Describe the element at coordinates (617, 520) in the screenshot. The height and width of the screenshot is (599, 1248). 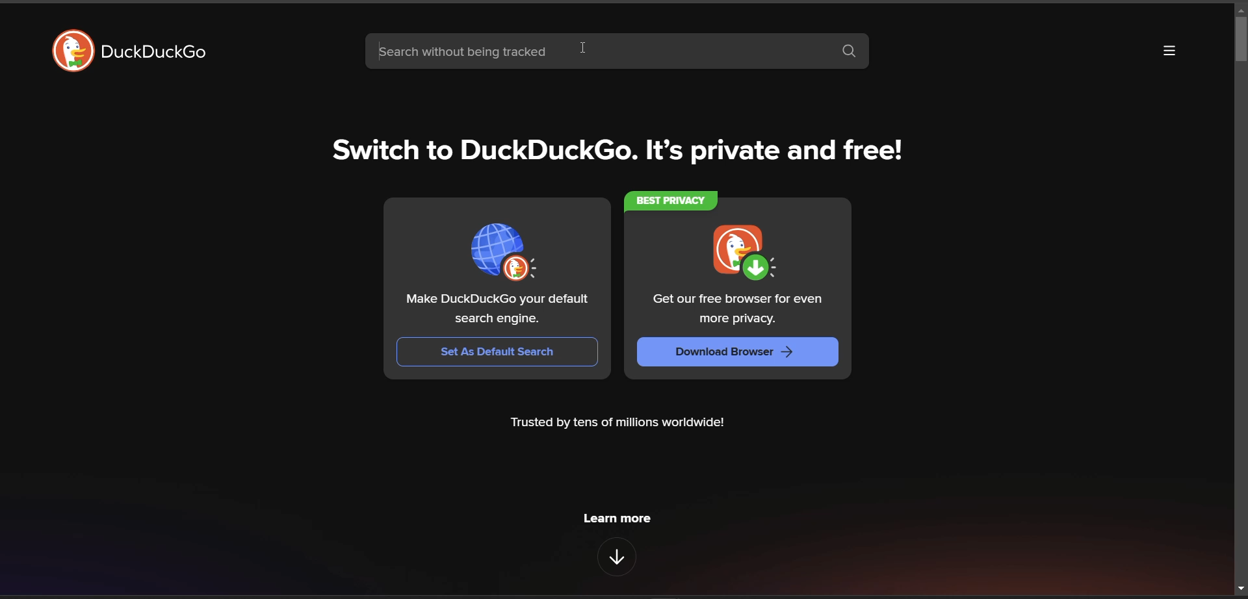
I see `learn more` at that location.